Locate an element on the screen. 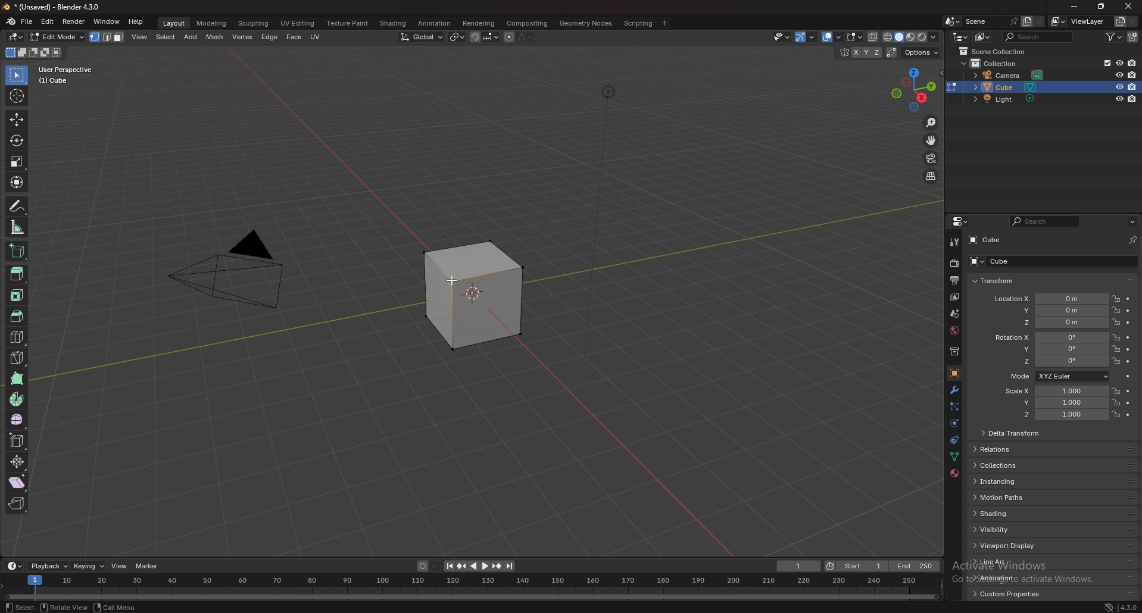 Image resolution: width=1142 pixels, height=613 pixels. scene collection is located at coordinates (994, 51).